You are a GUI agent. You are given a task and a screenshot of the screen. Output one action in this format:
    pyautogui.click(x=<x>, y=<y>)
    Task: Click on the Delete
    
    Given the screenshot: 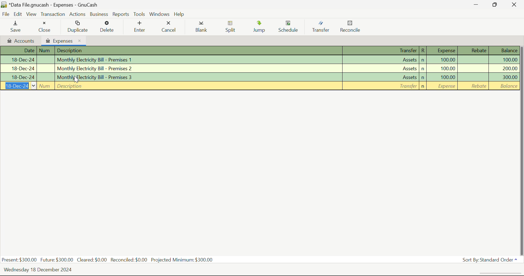 What is the action you would take?
    pyautogui.click(x=108, y=27)
    